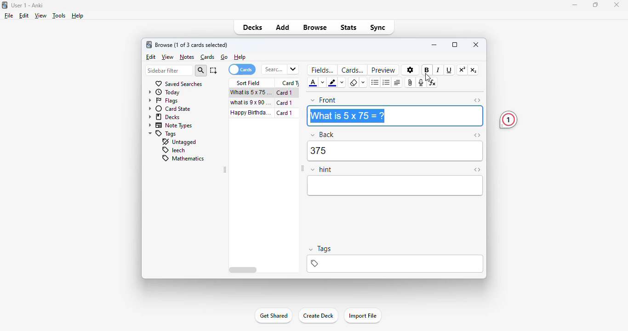 The height and width of the screenshot is (331, 628). What do you see at coordinates (363, 315) in the screenshot?
I see `import file` at bounding box center [363, 315].